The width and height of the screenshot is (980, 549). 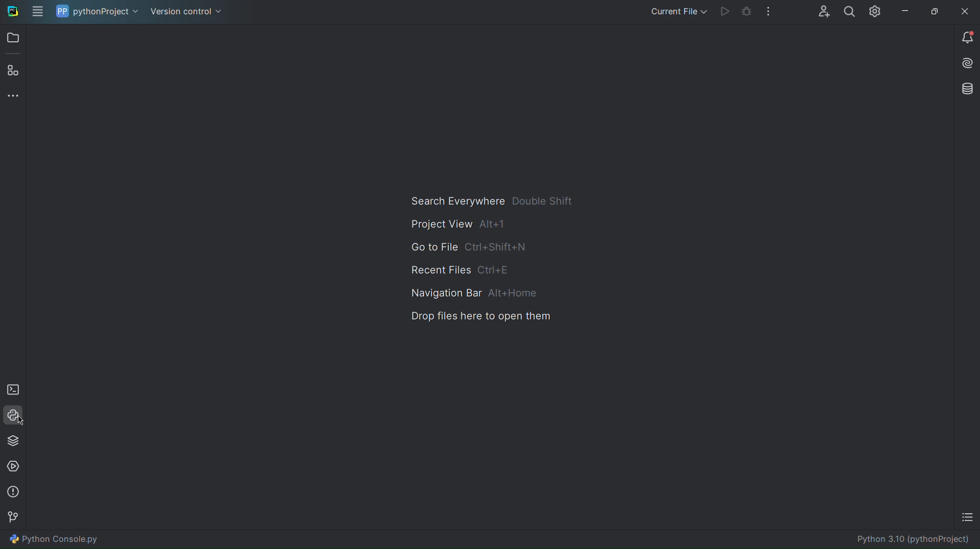 What do you see at coordinates (743, 13) in the screenshot?
I see `Debug` at bounding box center [743, 13].